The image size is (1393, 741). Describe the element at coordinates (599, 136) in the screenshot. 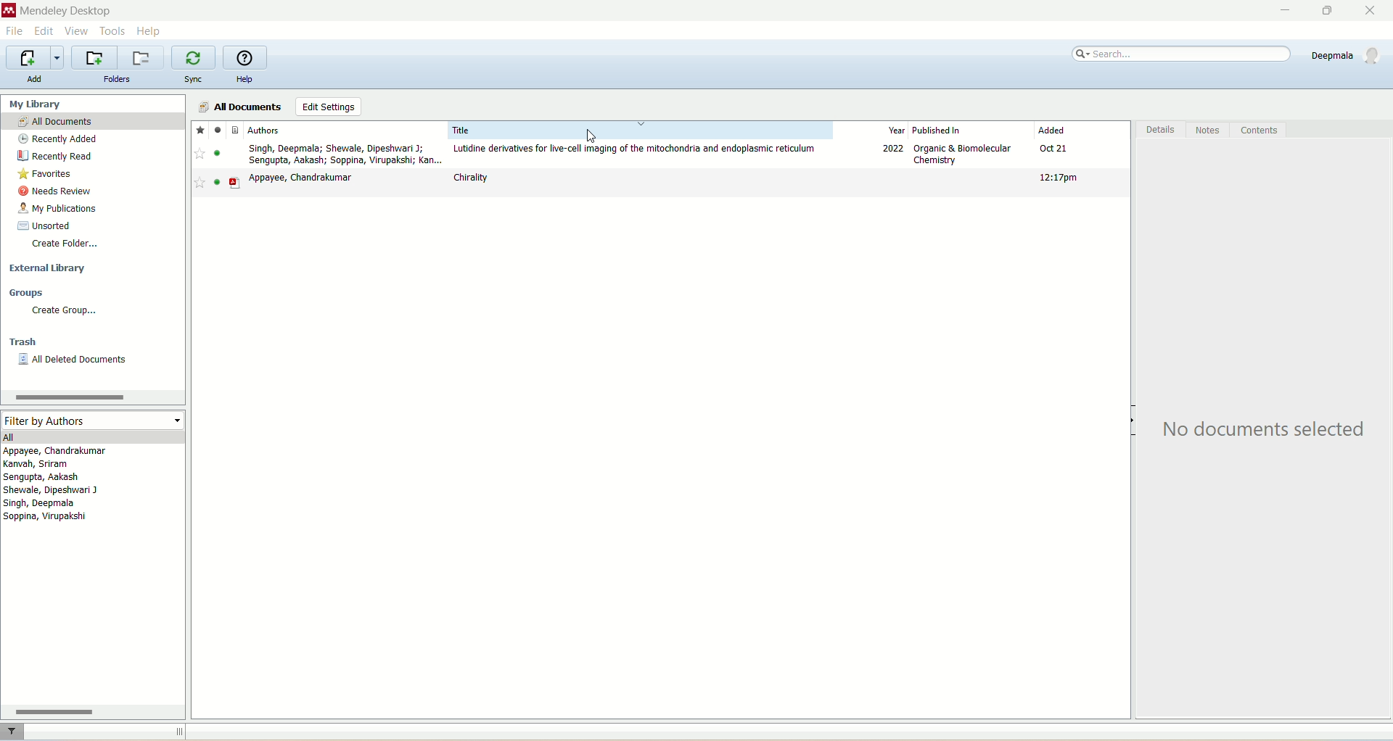

I see `cursor` at that location.